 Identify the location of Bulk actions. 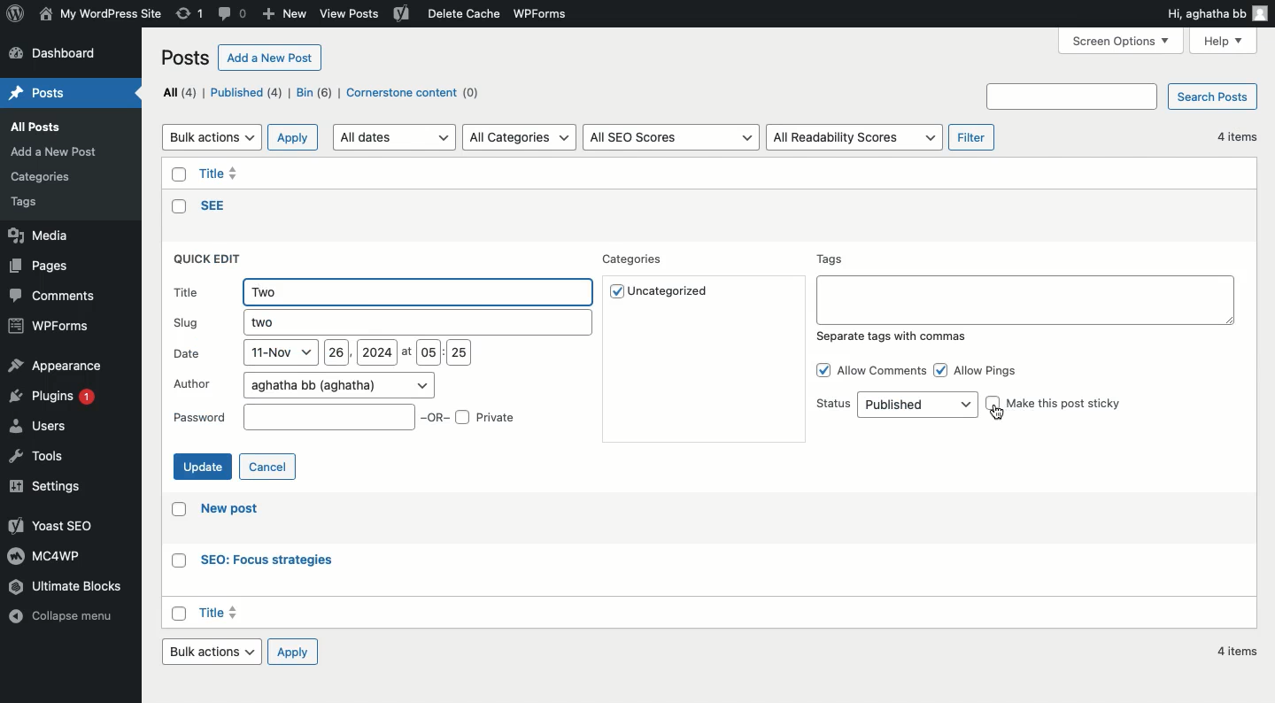
(212, 137).